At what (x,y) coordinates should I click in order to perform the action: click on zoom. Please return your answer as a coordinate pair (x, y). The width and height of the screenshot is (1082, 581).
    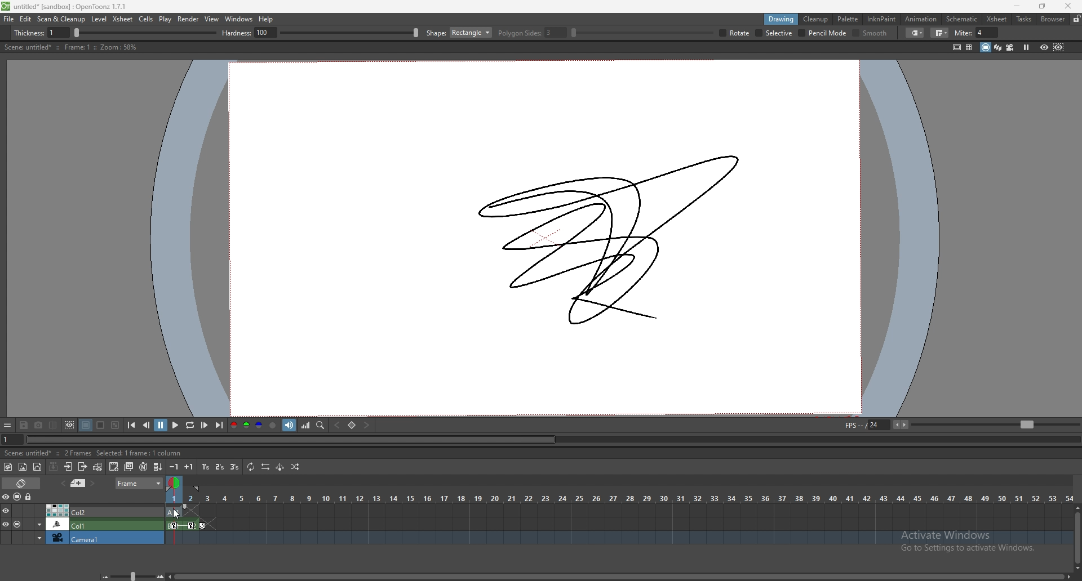
    Looking at the image, I should click on (132, 575).